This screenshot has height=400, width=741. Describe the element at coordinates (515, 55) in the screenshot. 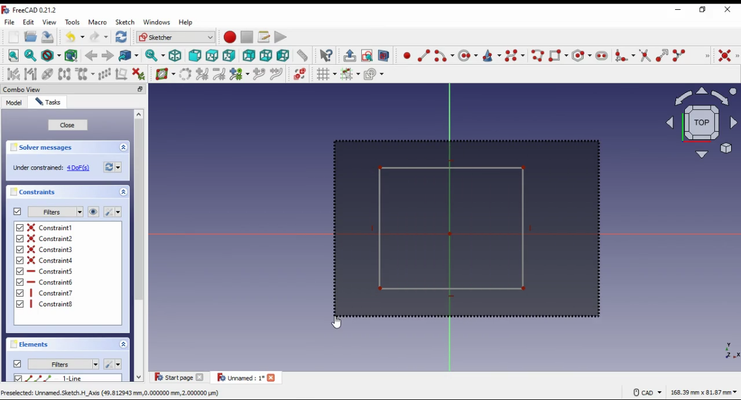

I see `create bspline` at that location.